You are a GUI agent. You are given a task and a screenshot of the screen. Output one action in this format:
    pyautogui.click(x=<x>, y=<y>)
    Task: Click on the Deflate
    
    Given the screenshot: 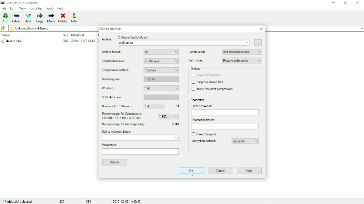 What is the action you would take?
    pyautogui.click(x=161, y=70)
    